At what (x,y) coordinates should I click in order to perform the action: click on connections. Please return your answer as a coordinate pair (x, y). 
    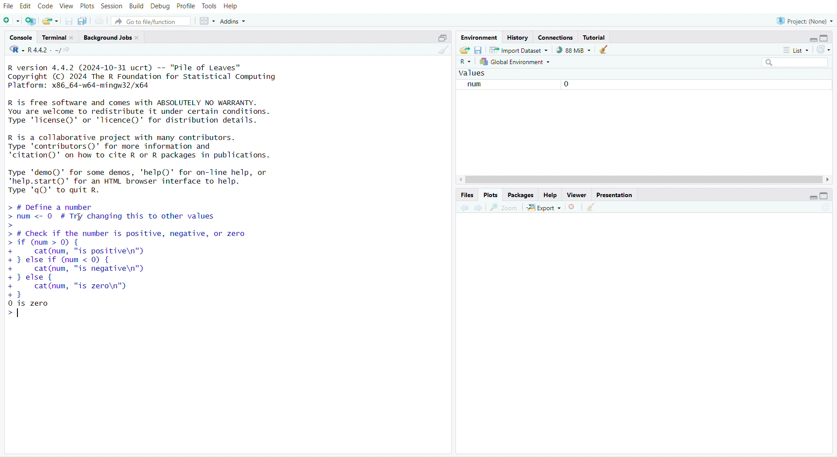
    Looking at the image, I should click on (557, 38).